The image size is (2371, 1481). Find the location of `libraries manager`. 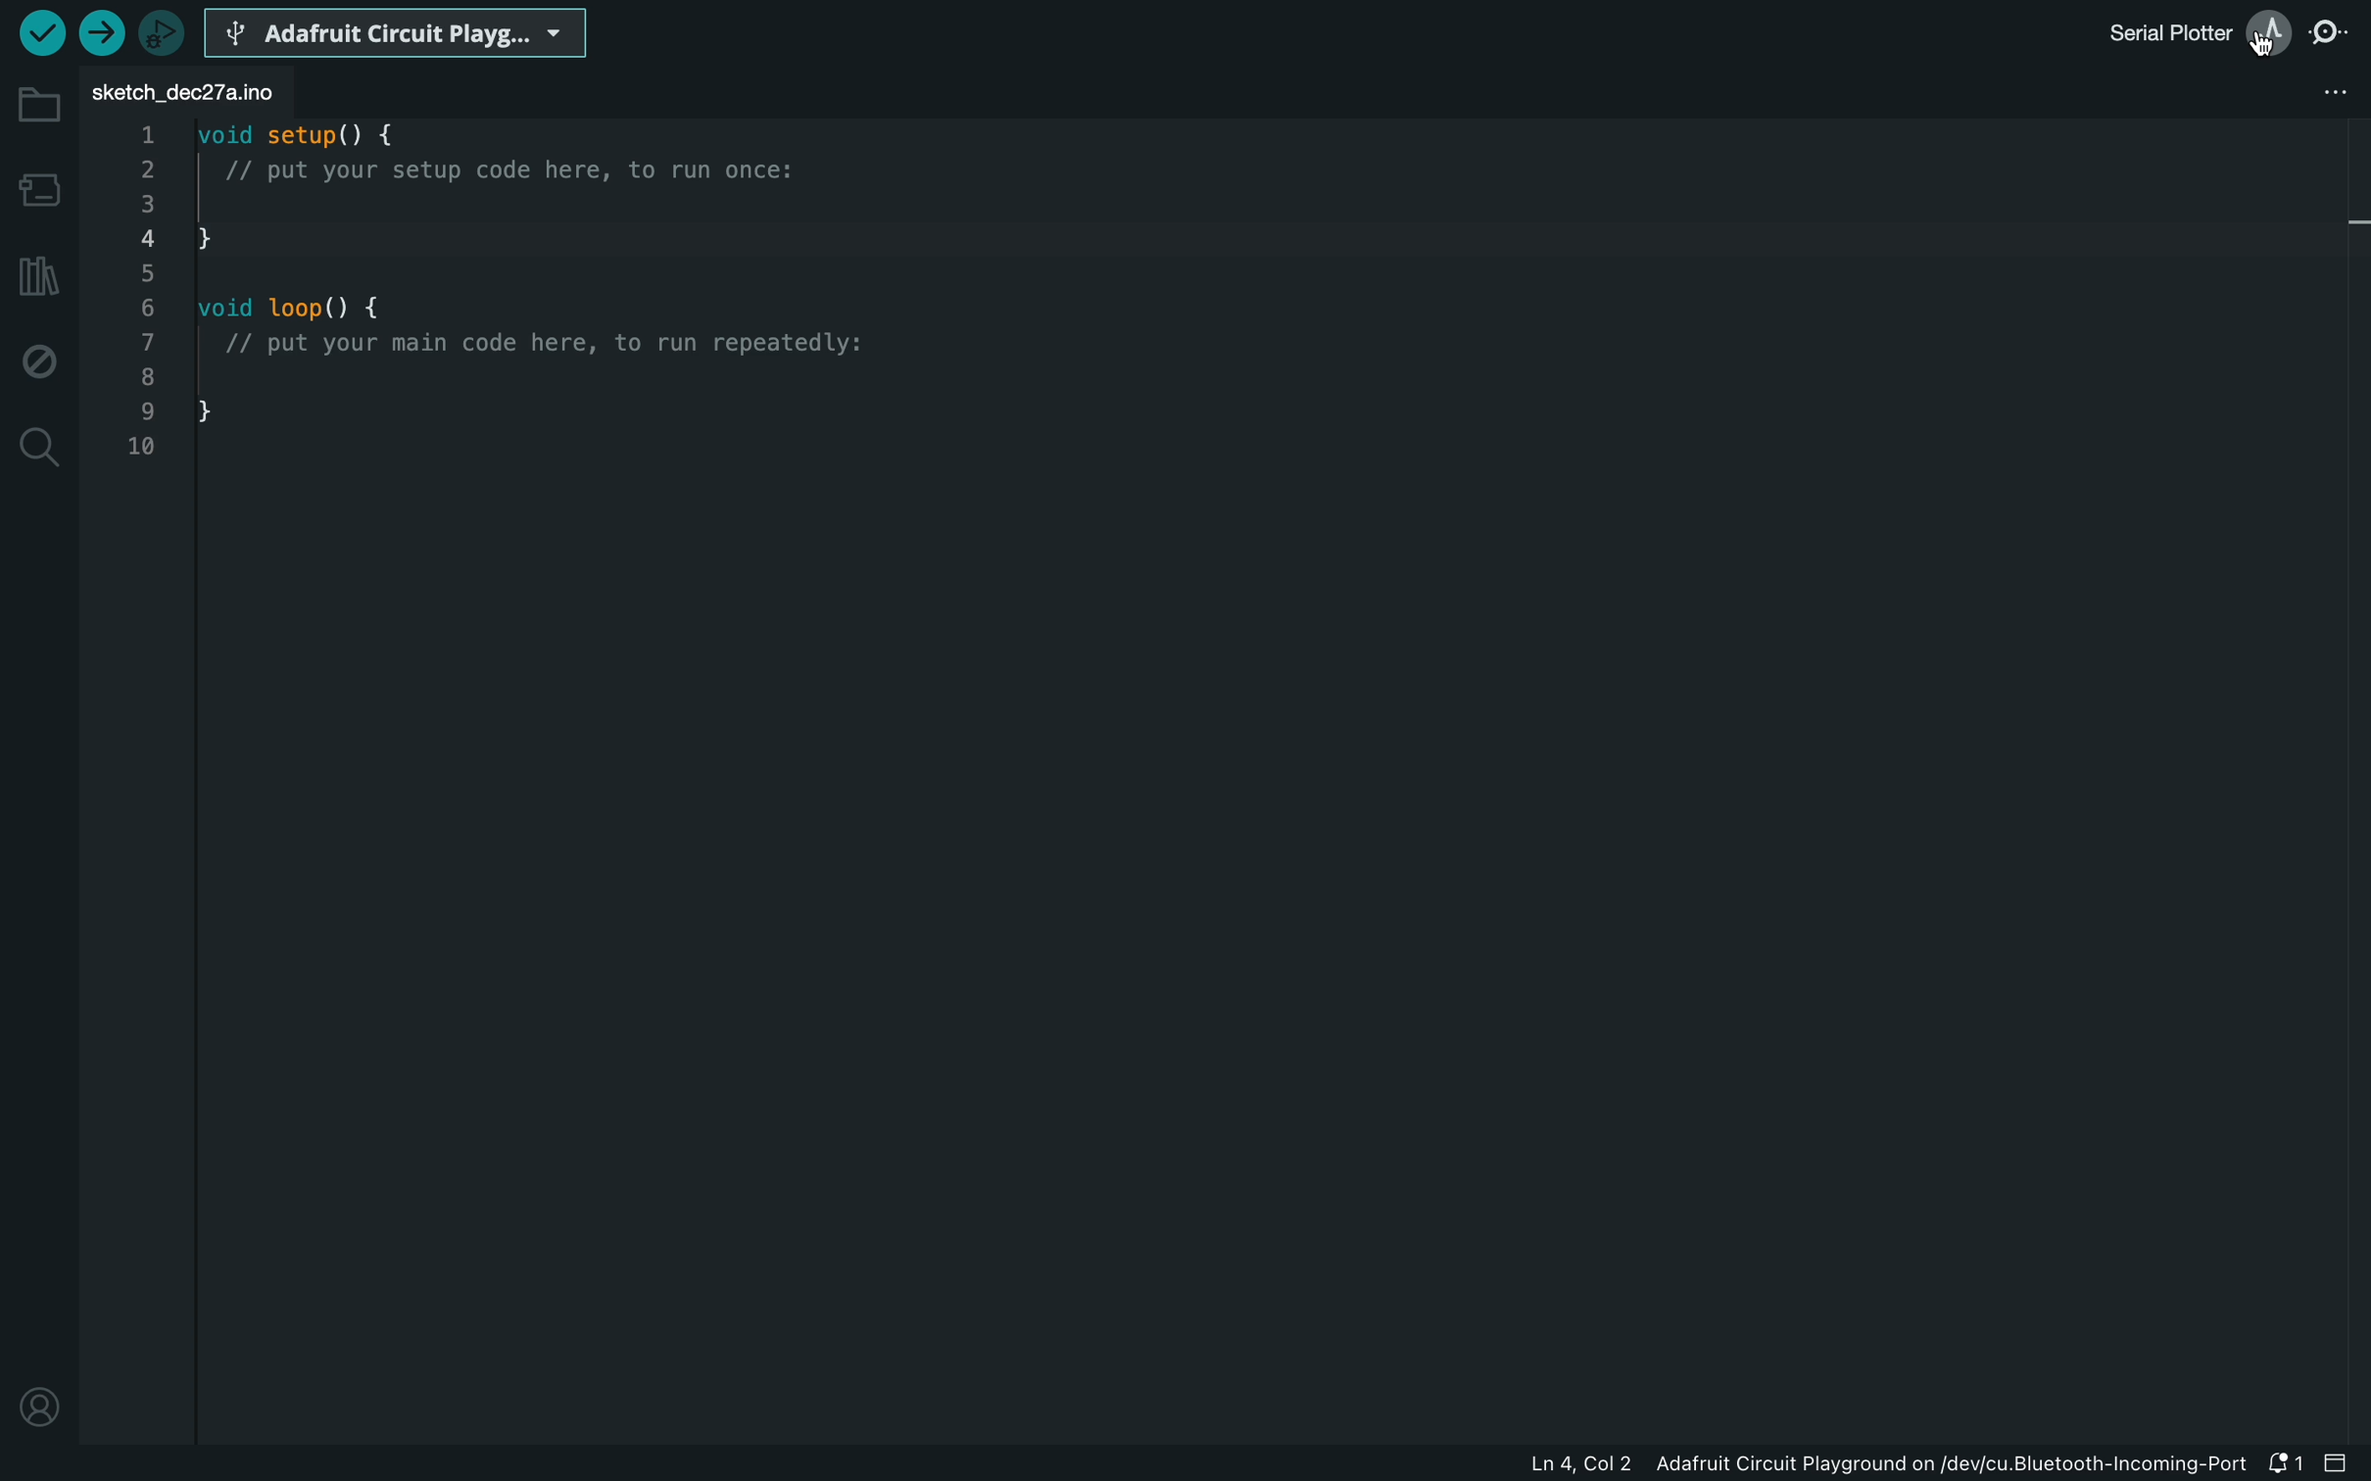

libraries manager is located at coordinates (37, 272).